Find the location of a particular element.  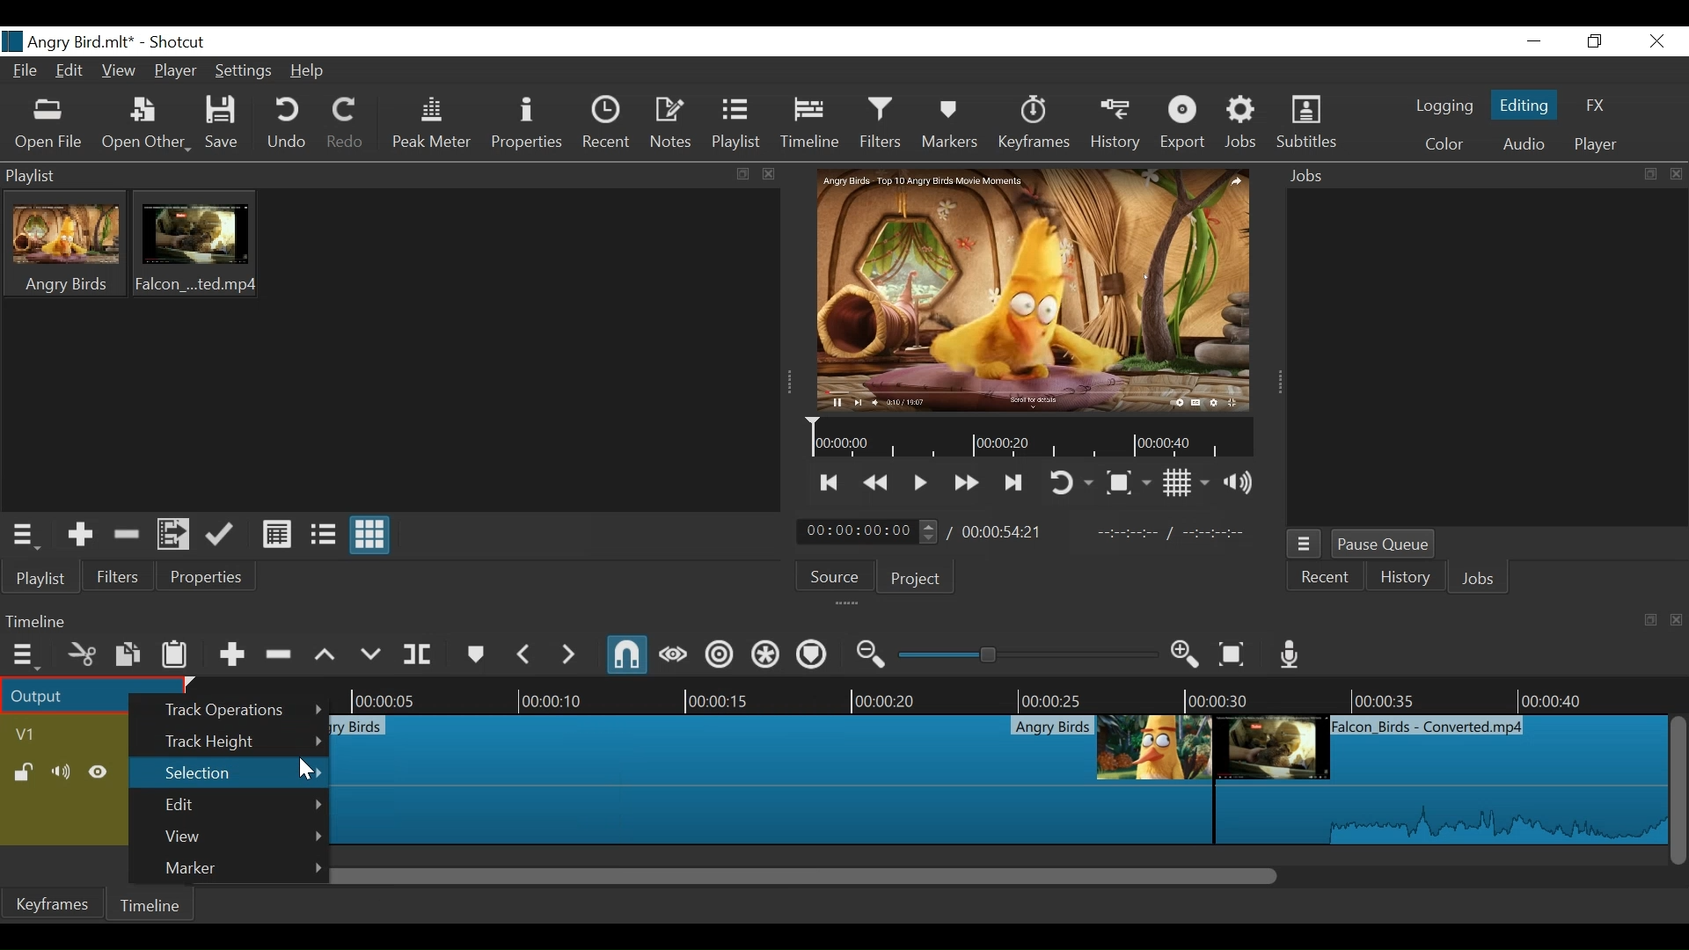

View is located at coordinates (120, 71).